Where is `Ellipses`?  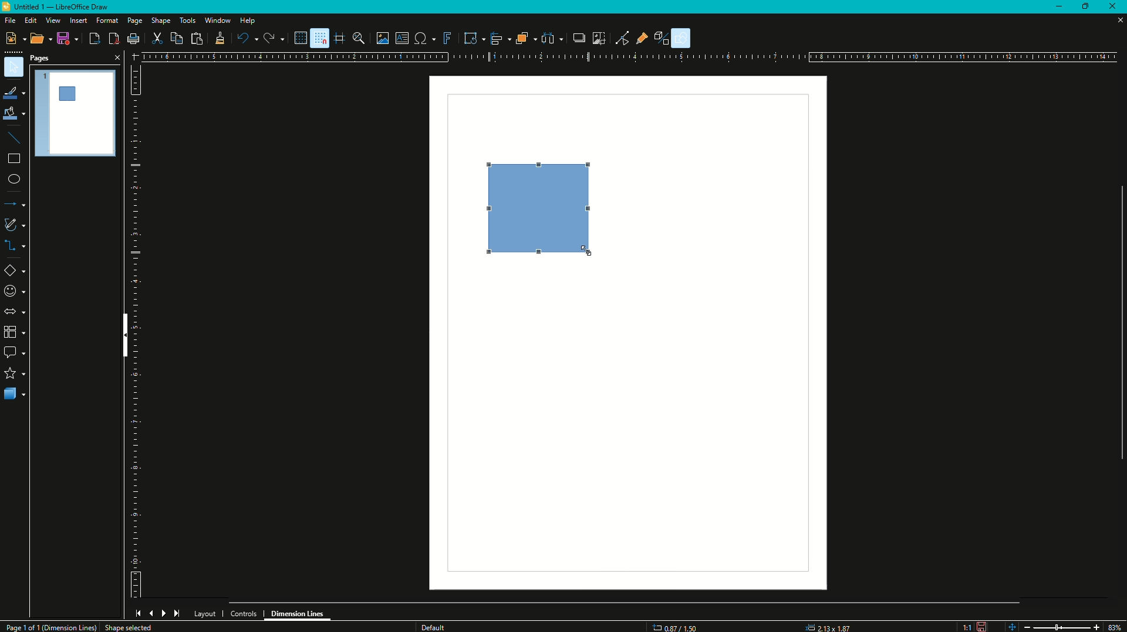
Ellipses is located at coordinates (14, 180).